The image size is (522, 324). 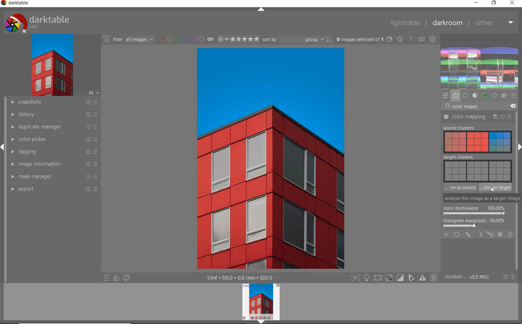 I want to click on UNIFORMLY, so click(x=457, y=235).